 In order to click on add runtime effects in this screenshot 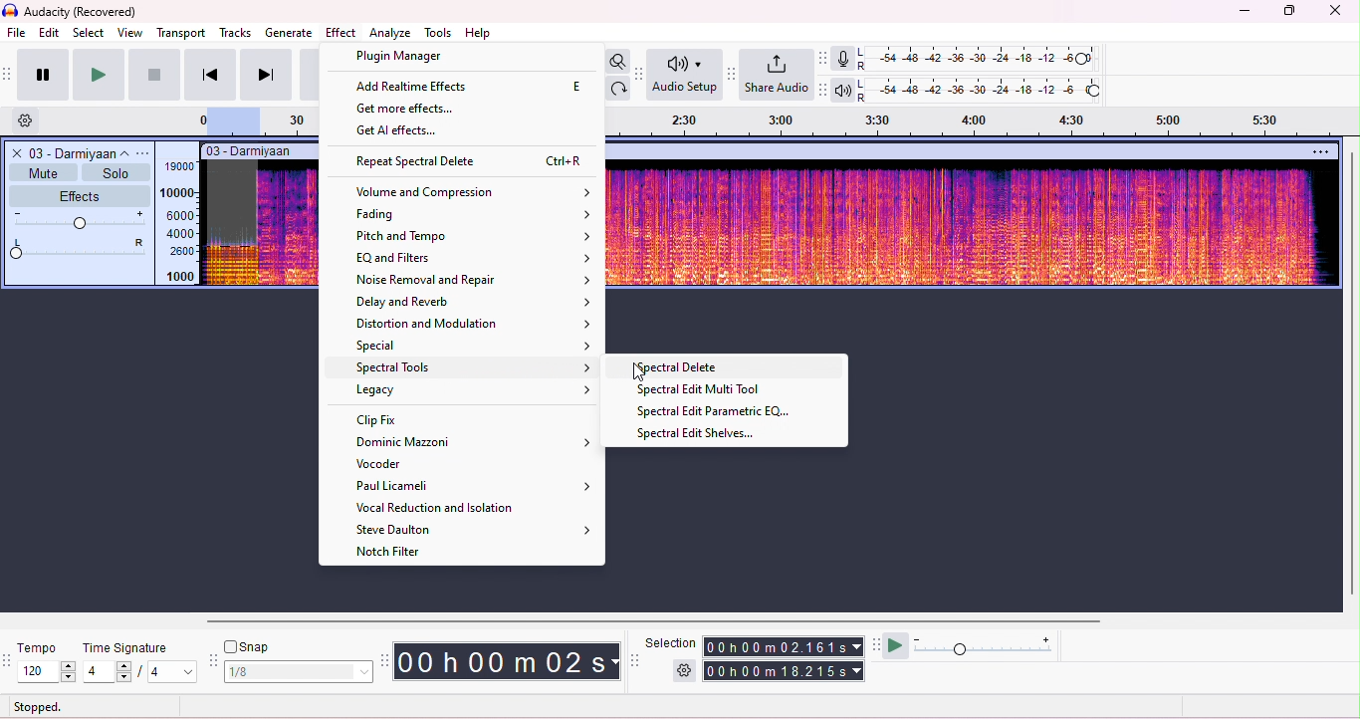, I will do `click(459, 135)`.